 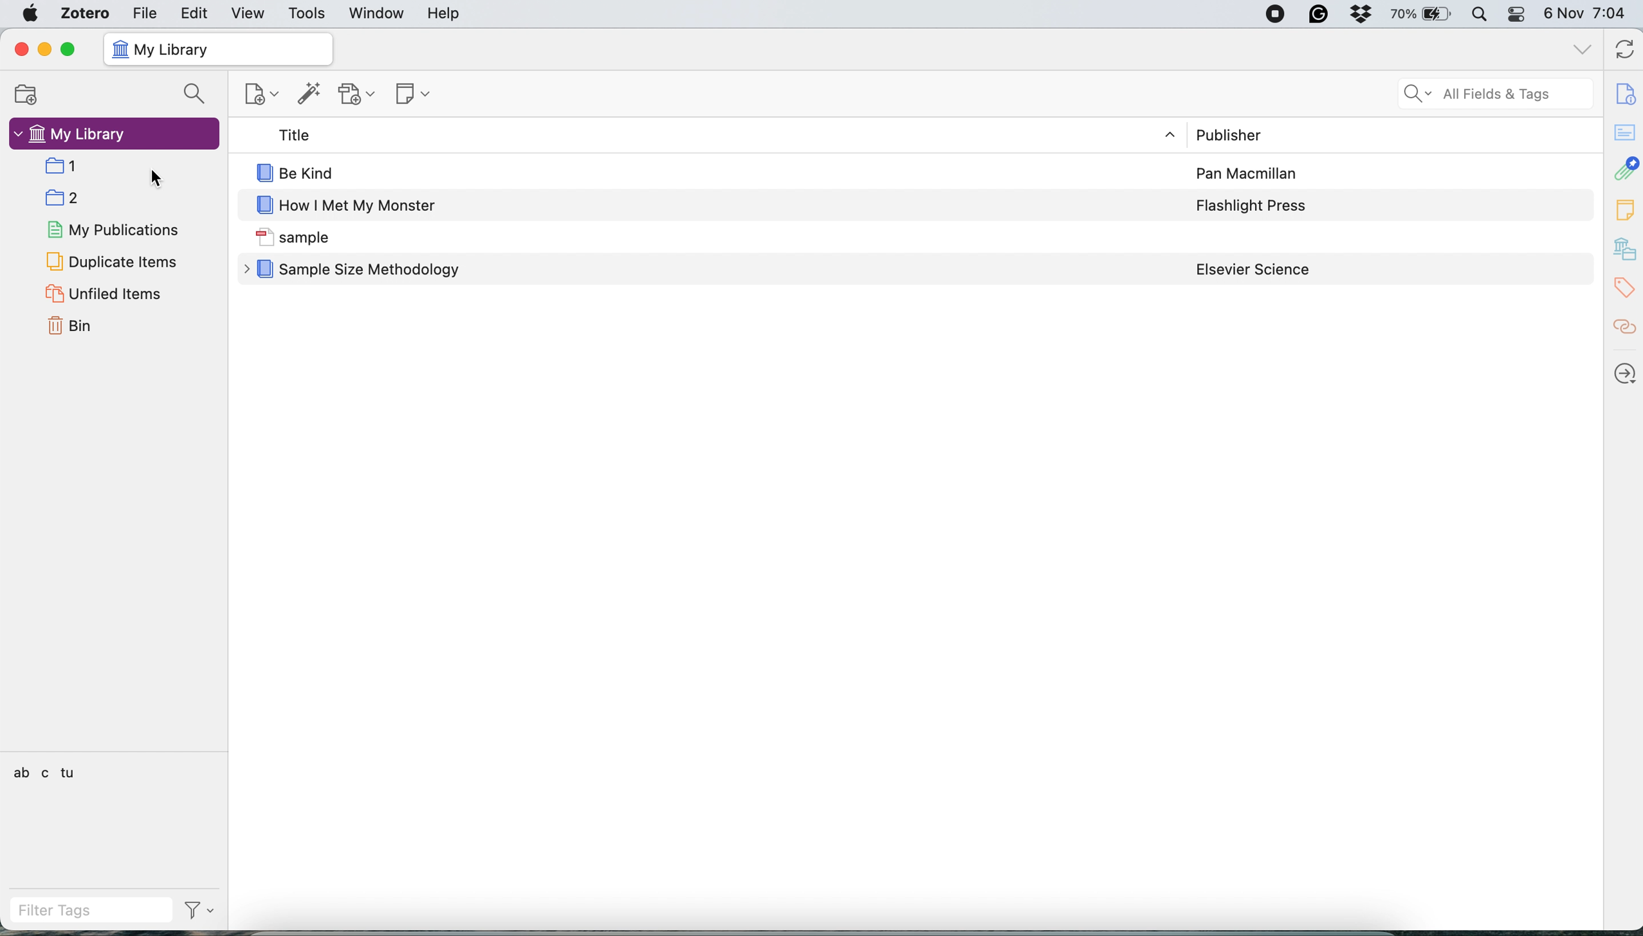 I want to click on Be Kind, so click(x=313, y=173).